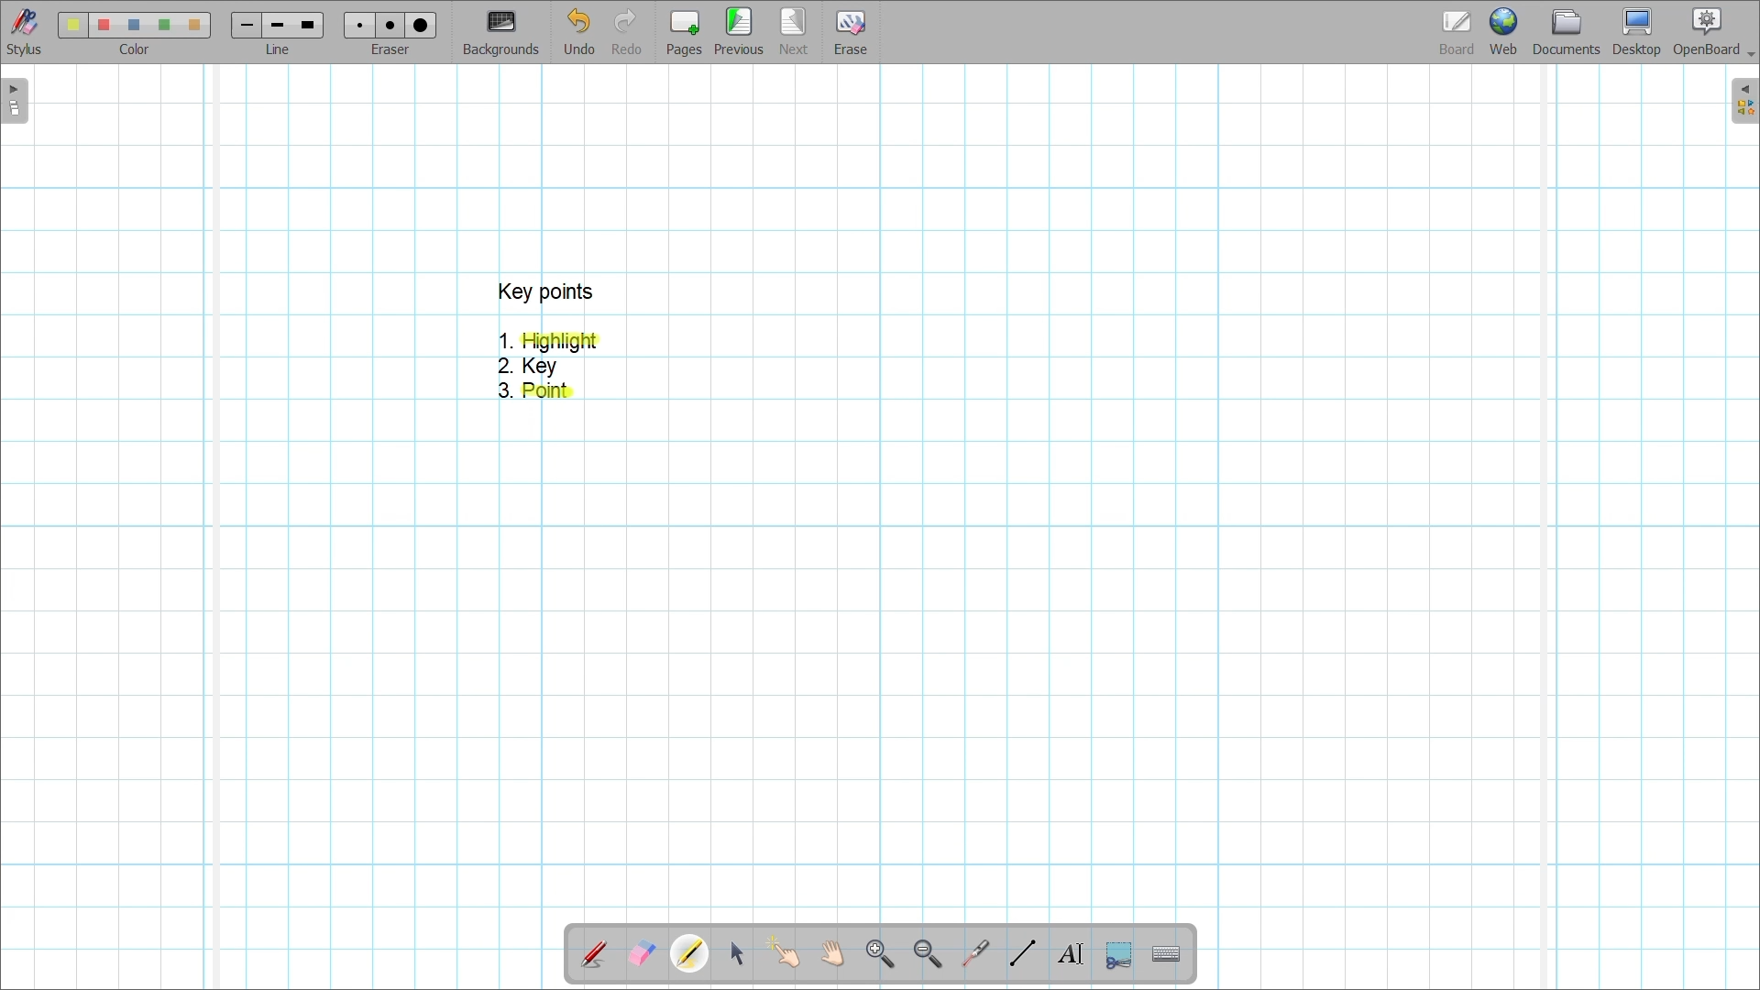 Image resolution: width=1760 pixels, height=990 pixels. I want to click on Use virtual laser, so click(974, 954).